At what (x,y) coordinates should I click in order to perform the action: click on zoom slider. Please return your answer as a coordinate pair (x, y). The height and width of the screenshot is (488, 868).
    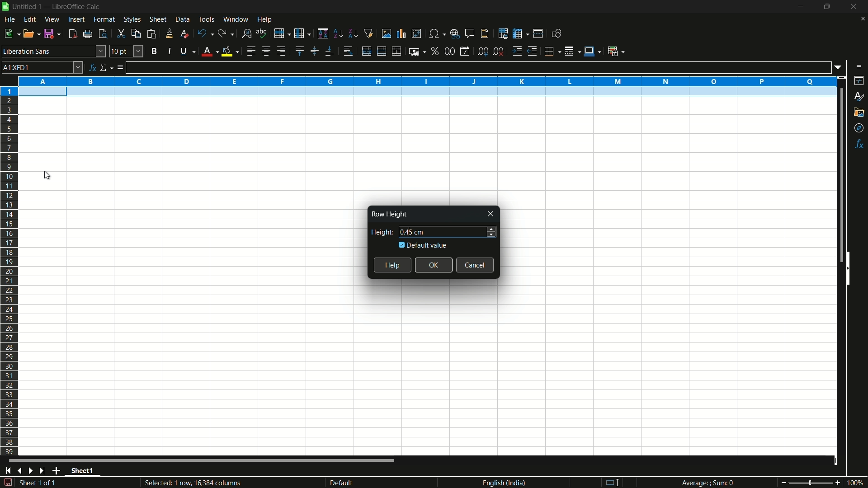
    Looking at the image, I should click on (810, 482).